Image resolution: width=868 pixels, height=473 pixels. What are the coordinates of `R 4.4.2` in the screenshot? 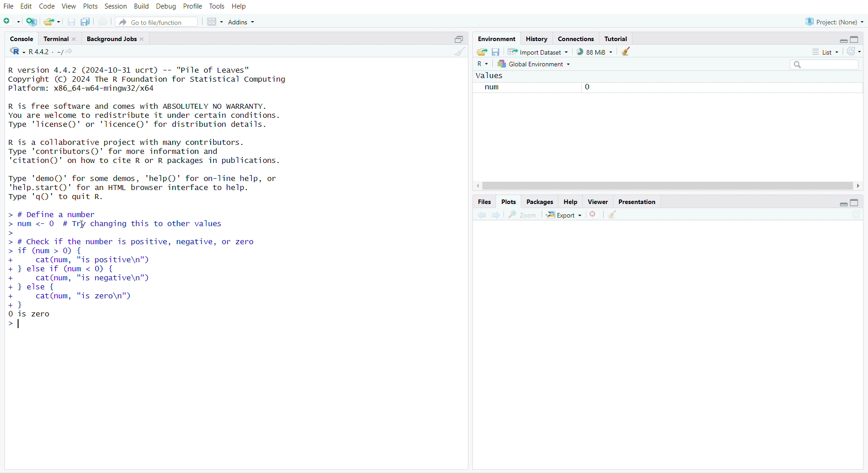 It's located at (37, 52).